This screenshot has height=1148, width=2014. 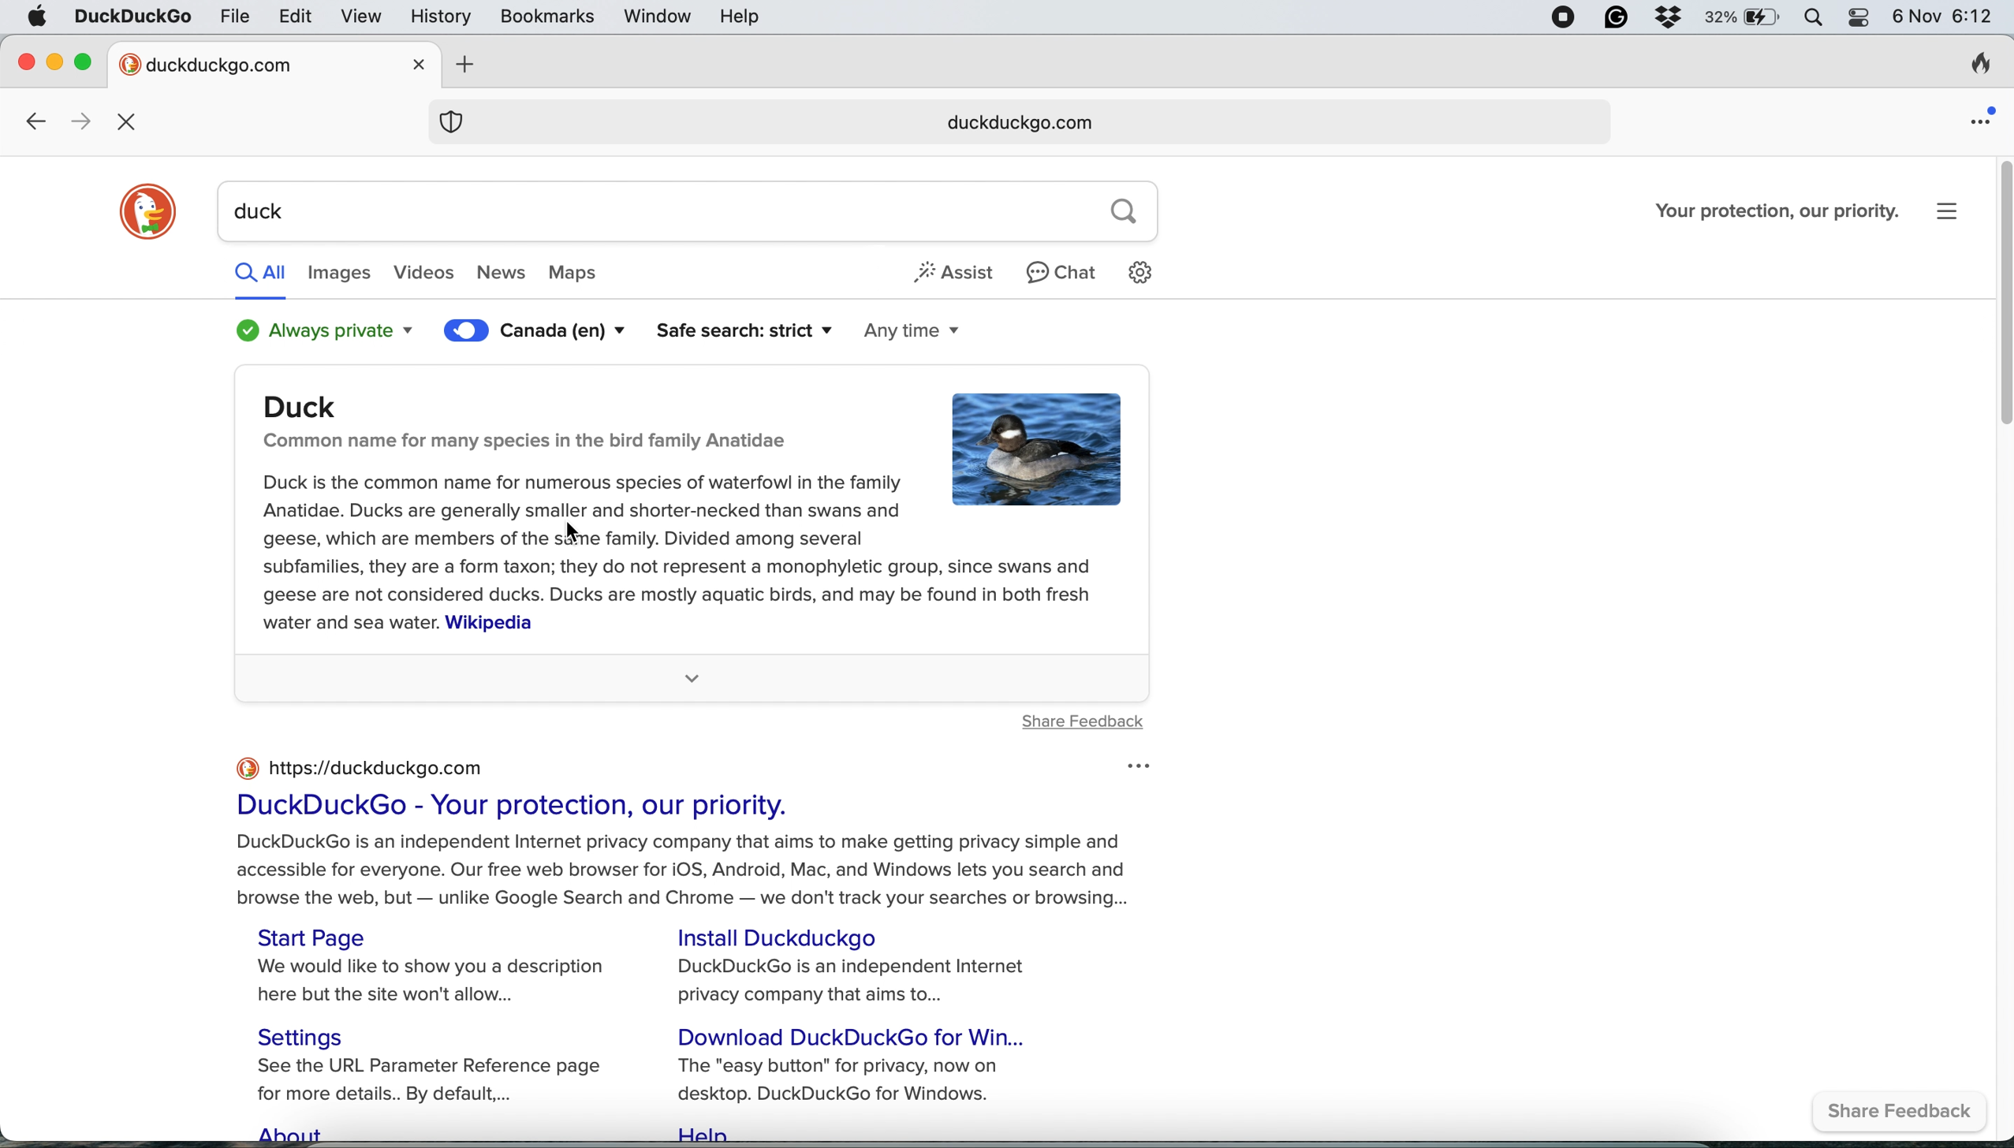 I want to click on minimise, so click(x=54, y=59).